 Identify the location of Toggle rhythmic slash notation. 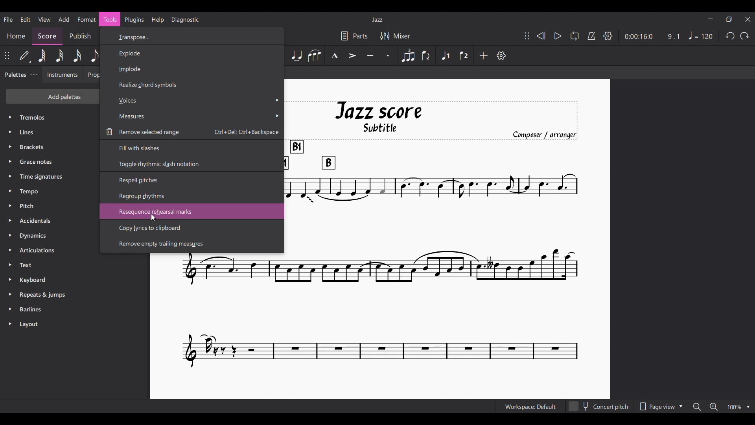
(192, 164).